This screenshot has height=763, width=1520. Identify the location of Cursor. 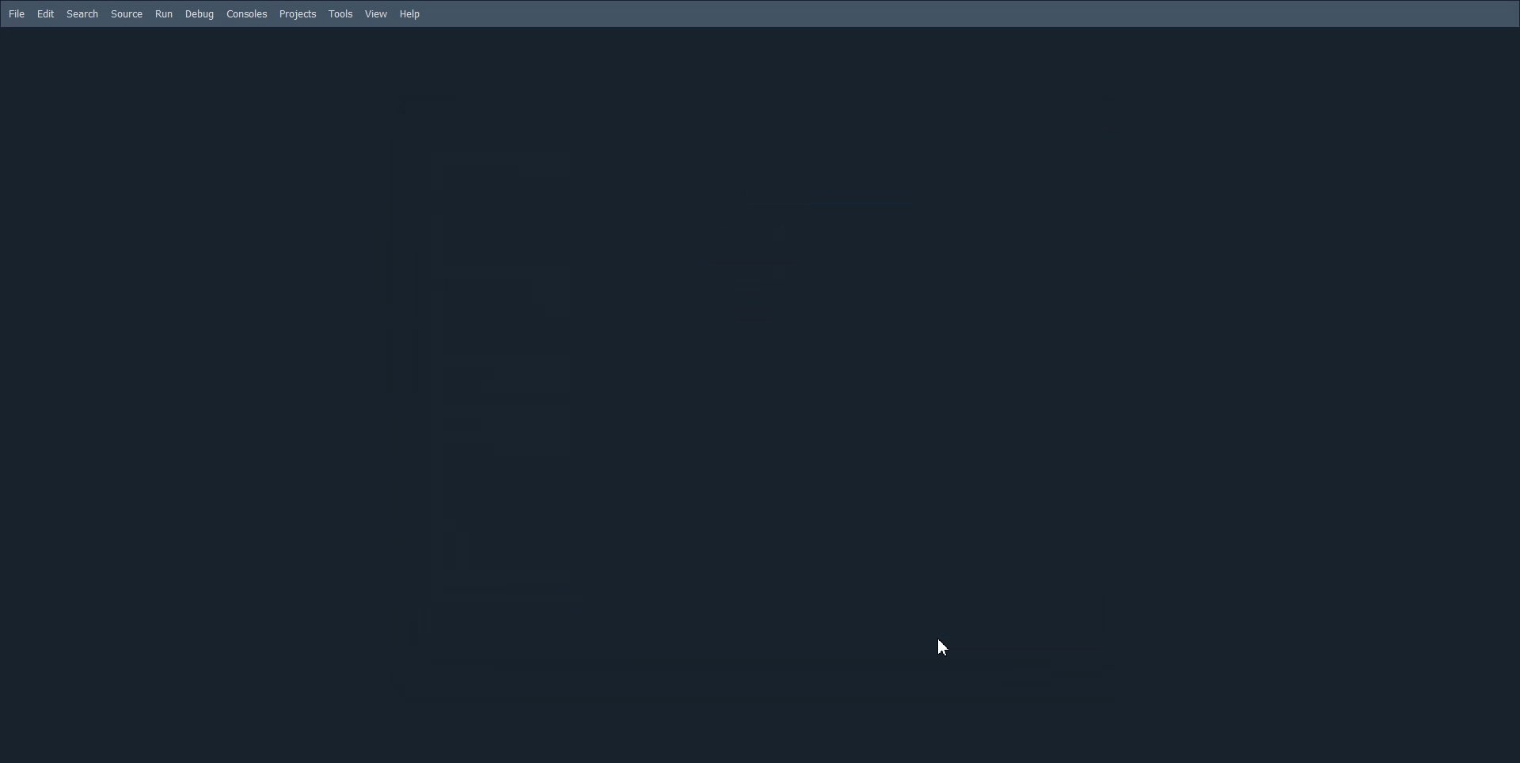
(943, 646).